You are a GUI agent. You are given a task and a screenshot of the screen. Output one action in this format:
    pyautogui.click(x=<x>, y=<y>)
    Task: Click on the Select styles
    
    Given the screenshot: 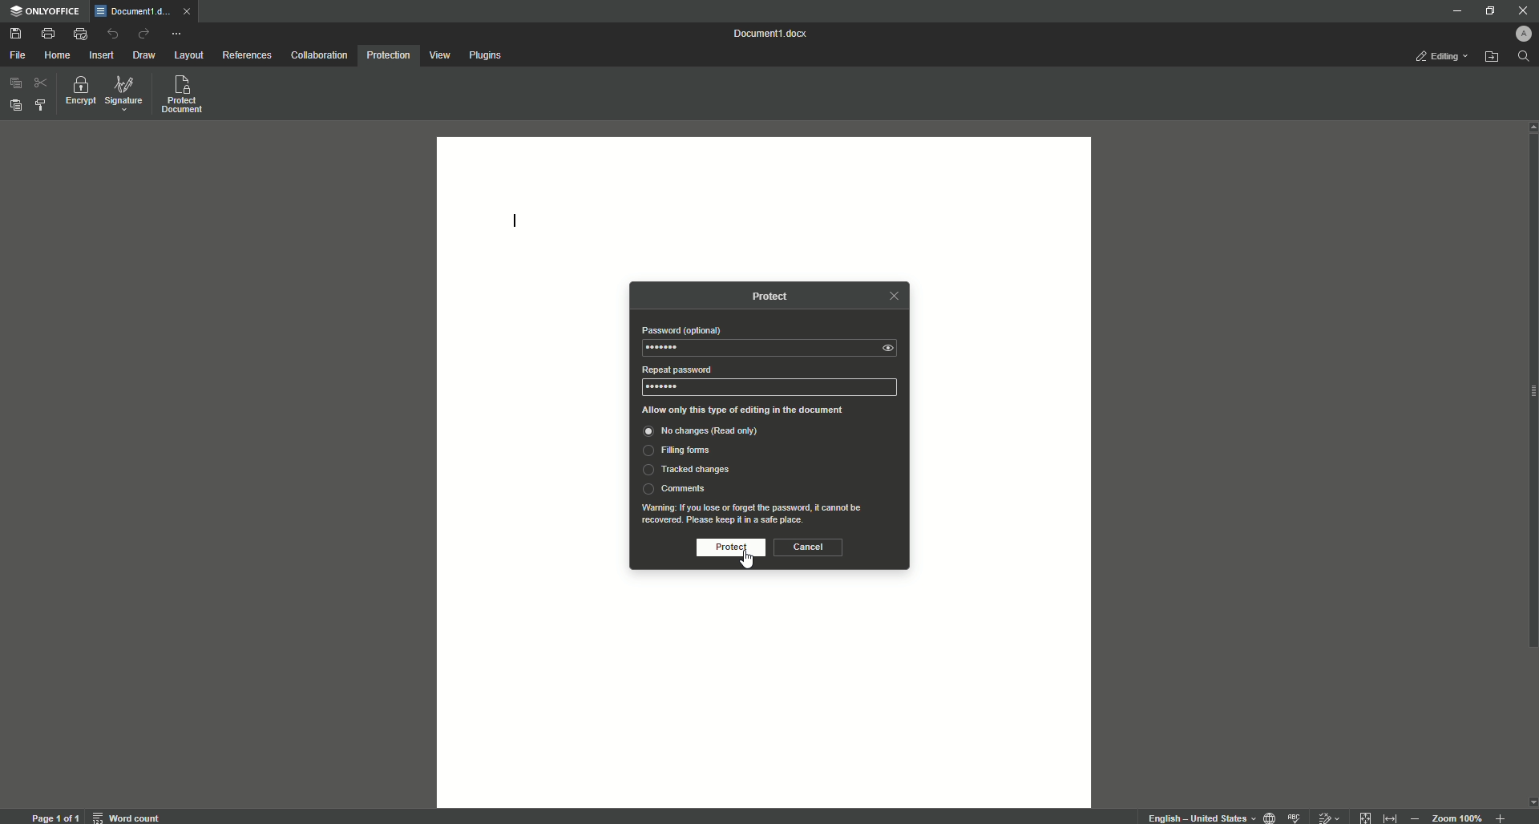 What is the action you would take?
    pyautogui.click(x=39, y=107)
    